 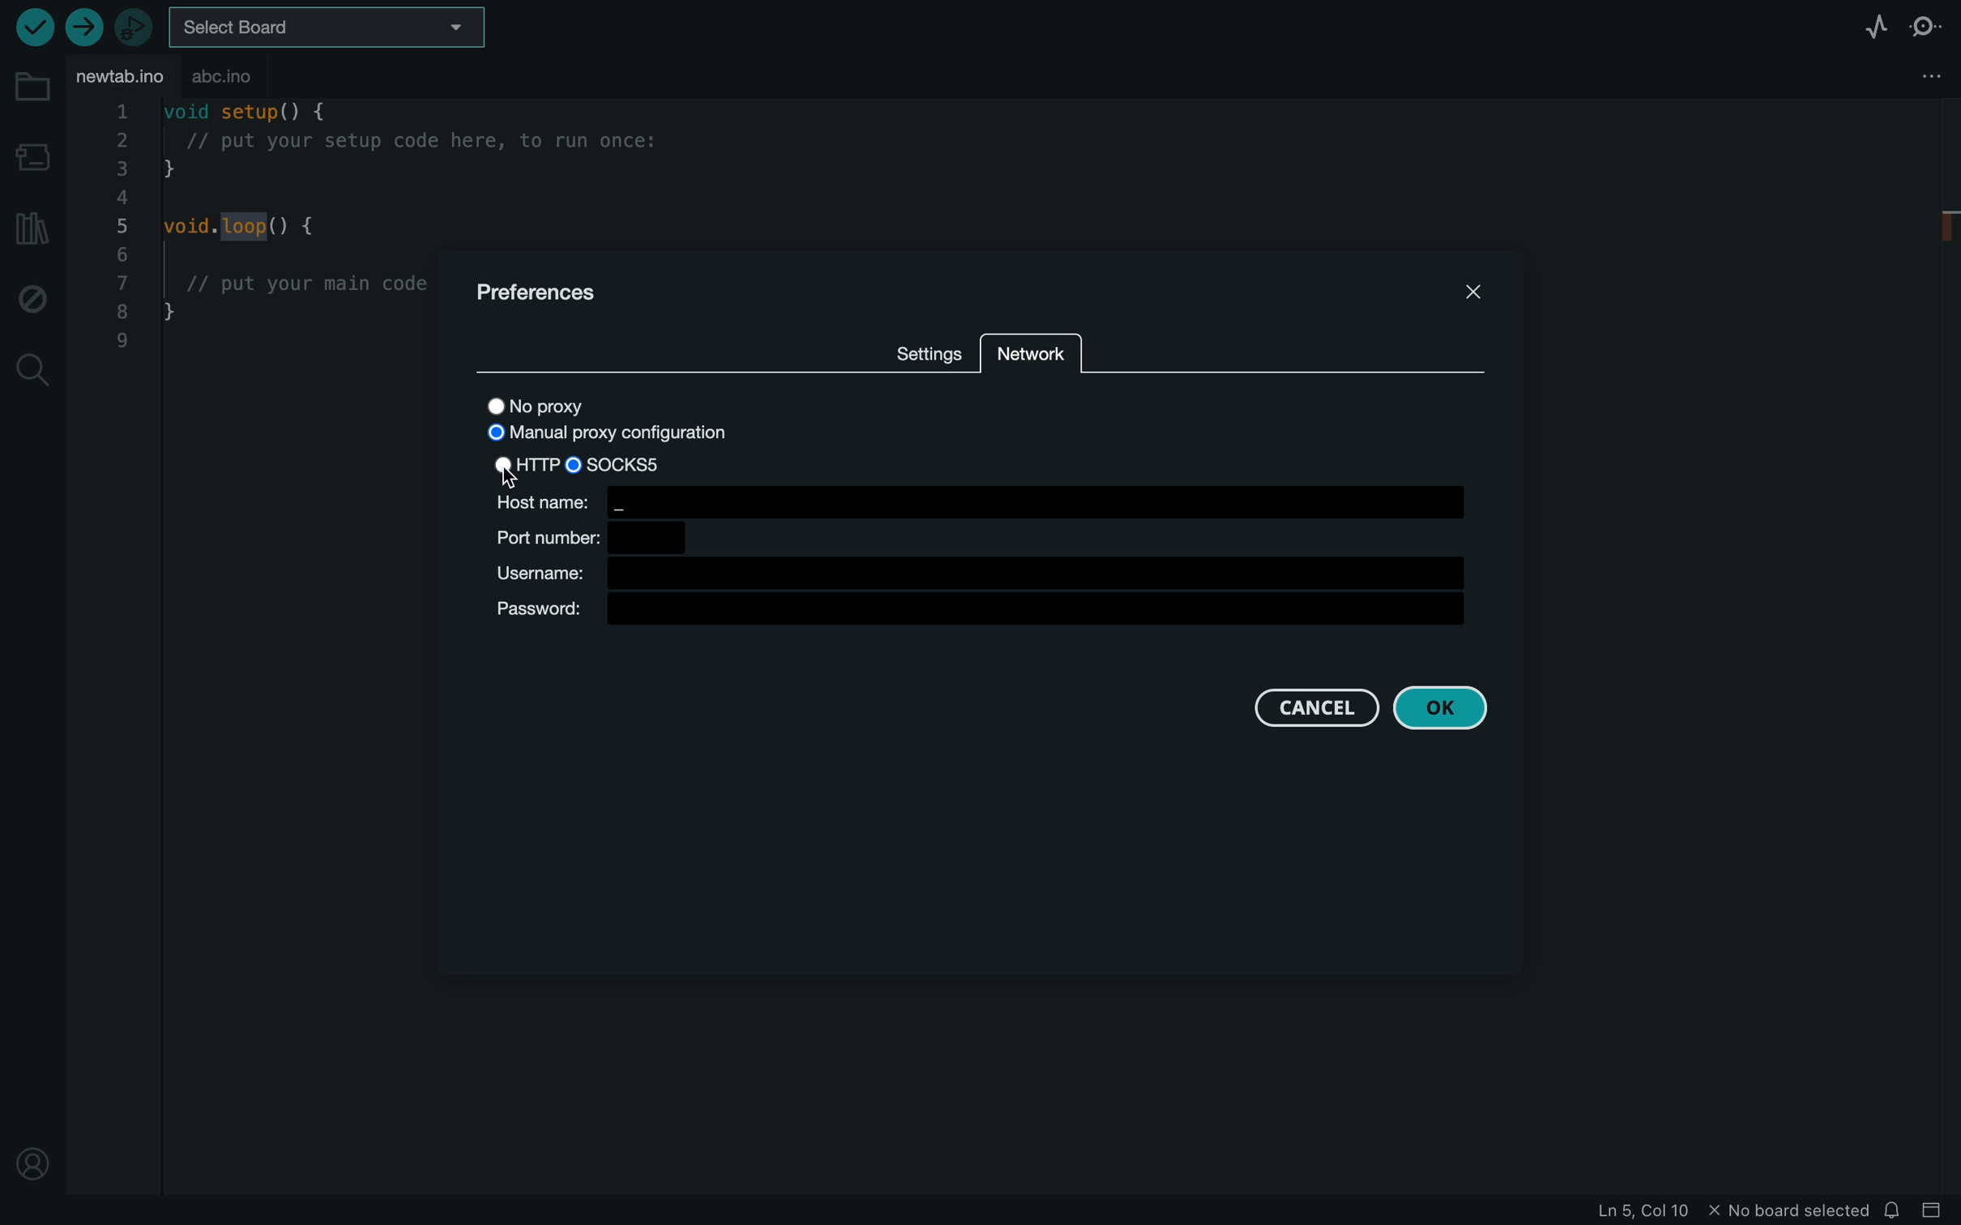 I want to click on cursor, so click(x=518, y=481).